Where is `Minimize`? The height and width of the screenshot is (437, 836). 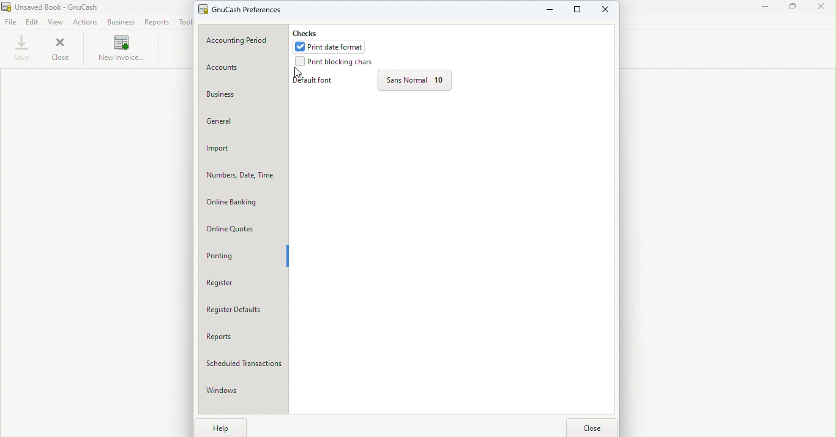
Minimize is located at coordinates (763, 10).